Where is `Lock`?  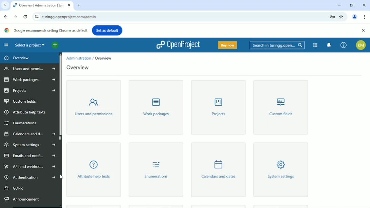
Lock is located at coordinates (332, 16).